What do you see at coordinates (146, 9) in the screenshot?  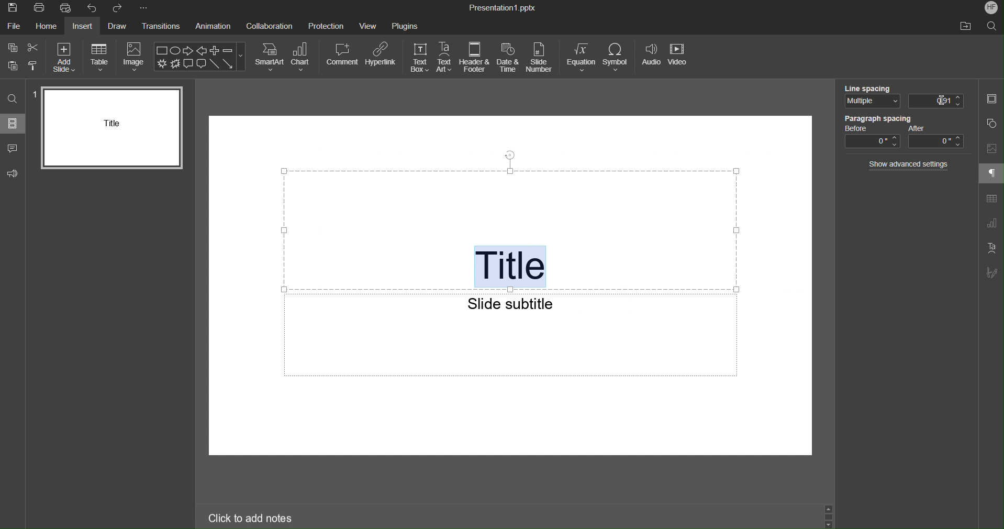 I see `More` at bounding box center [146, 9].